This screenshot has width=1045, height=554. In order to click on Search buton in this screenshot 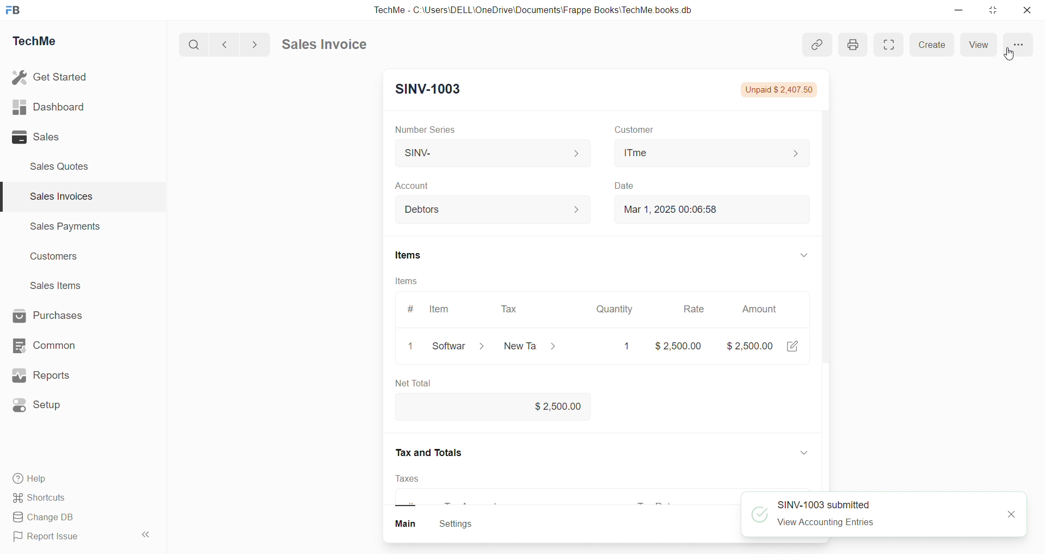, I will do `click(195, 45)`.